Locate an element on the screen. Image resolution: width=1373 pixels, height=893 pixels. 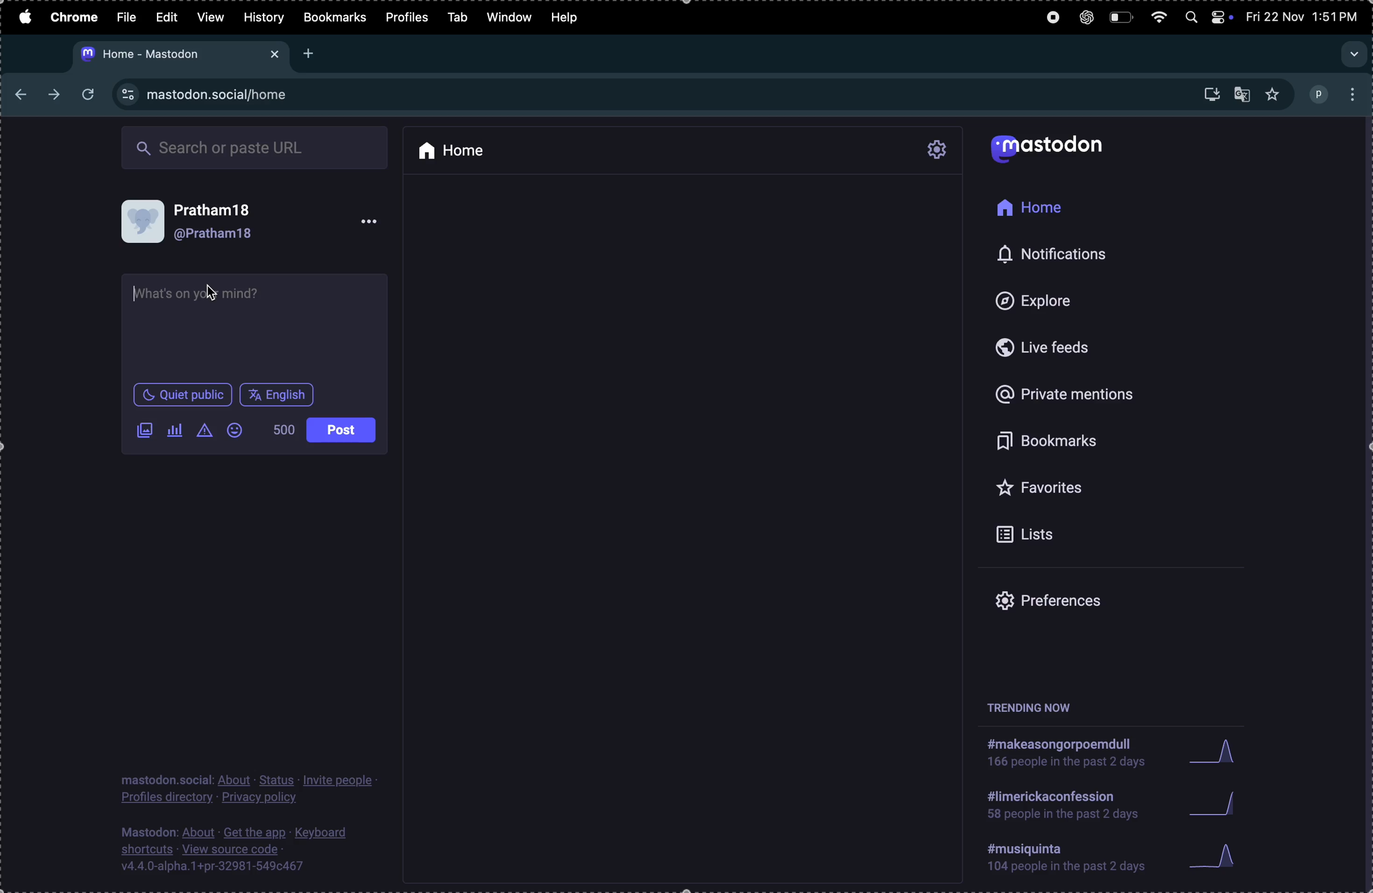
tab is located at coordinates (456, 17).